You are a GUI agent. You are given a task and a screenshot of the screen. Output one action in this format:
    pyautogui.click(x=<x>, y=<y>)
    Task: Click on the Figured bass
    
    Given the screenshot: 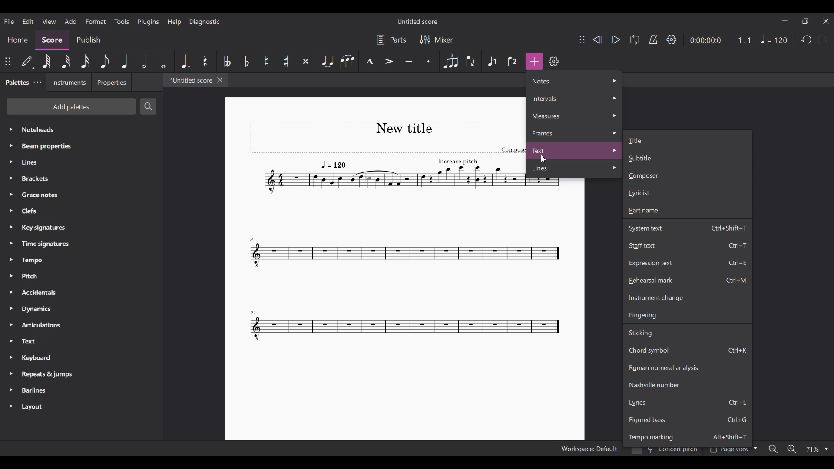 What is the action you would take?
    pyautogui.click(x=687, y=420)
    